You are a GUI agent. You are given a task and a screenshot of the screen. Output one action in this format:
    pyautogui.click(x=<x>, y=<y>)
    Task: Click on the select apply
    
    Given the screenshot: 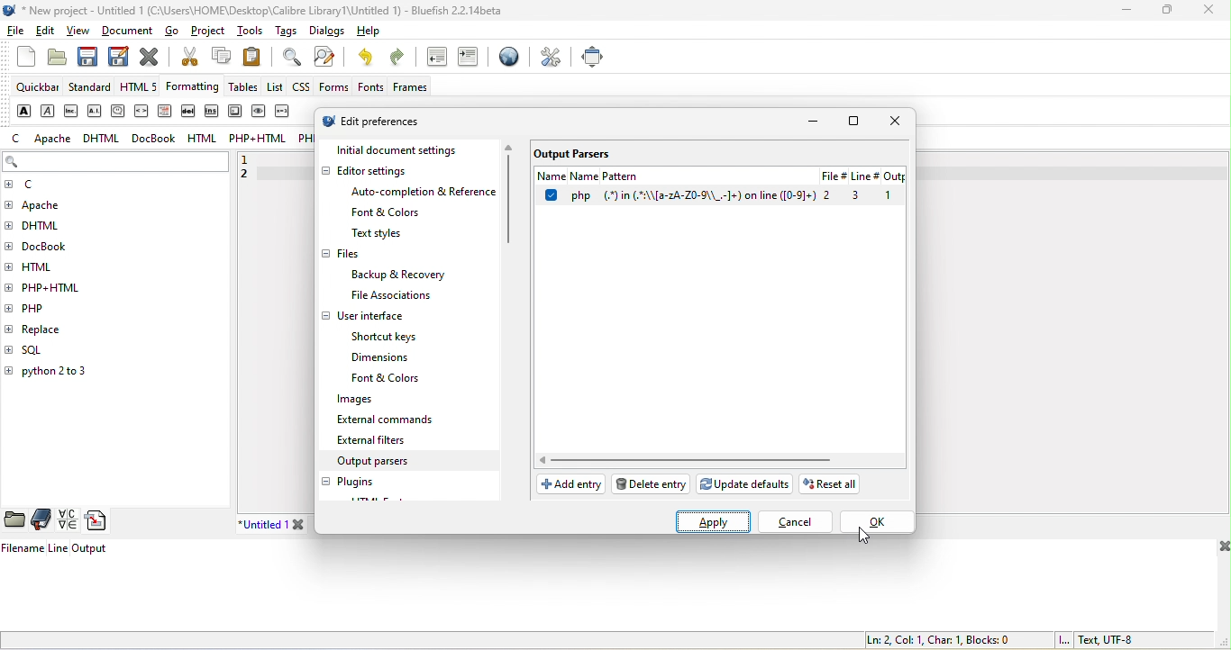 What is the action you would take?
    pyautogui.click(x=716, y=525)
    